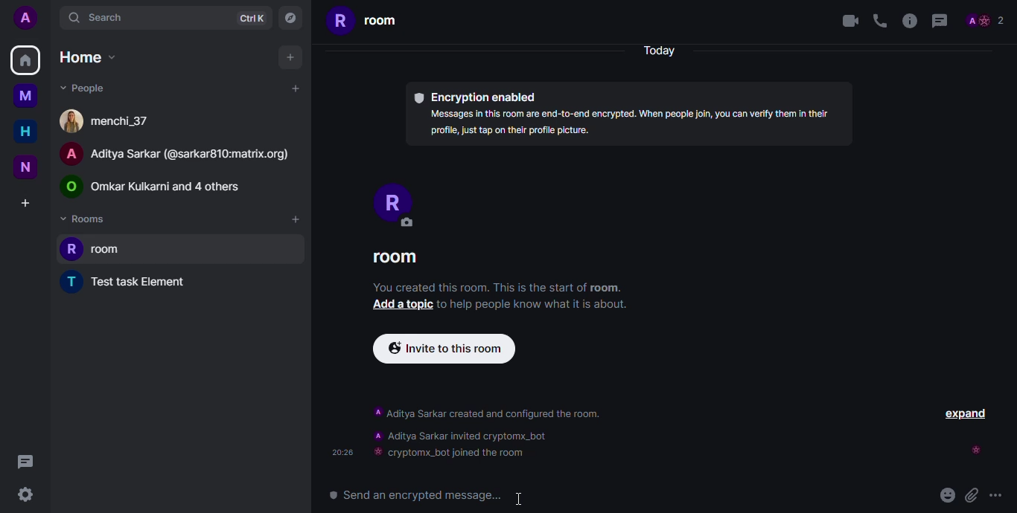 The image size is (1017, 513). Describe the element at coordinates (847, 23) in the screenshot. I see `video call` at that location.